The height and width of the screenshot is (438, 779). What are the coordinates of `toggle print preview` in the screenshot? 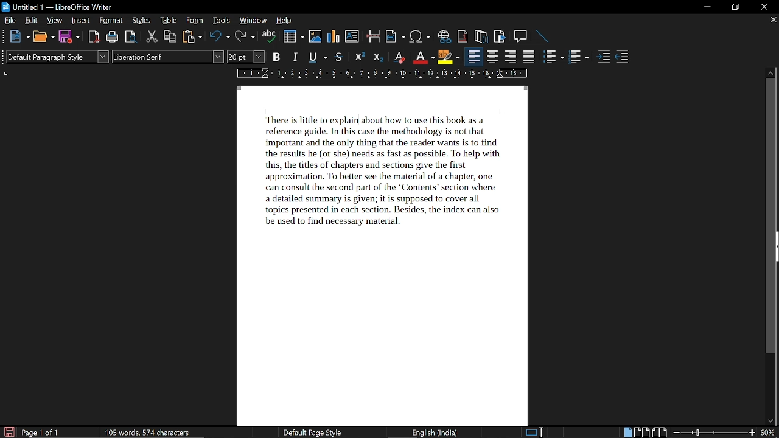 It's located at (131, 38).